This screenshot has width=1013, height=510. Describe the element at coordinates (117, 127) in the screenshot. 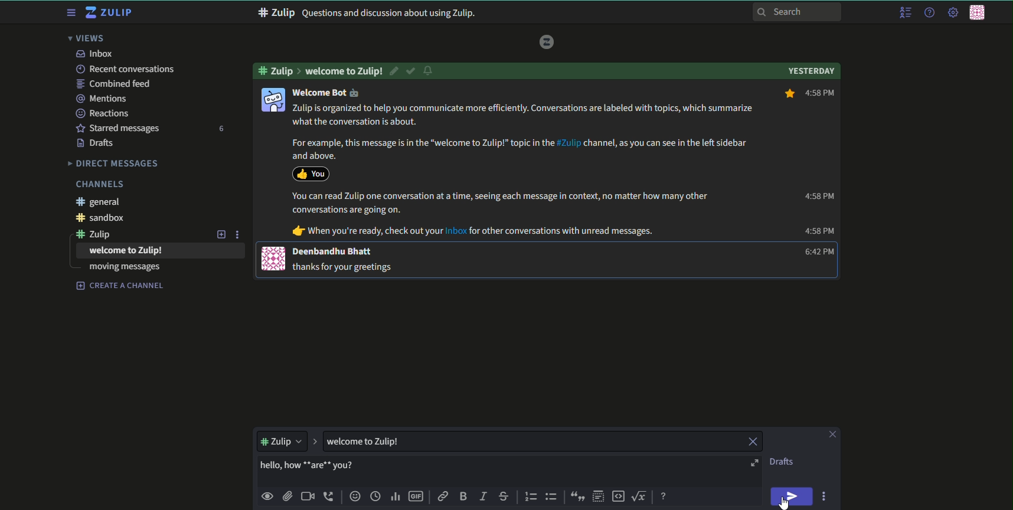

I see `starred messages` at that location.